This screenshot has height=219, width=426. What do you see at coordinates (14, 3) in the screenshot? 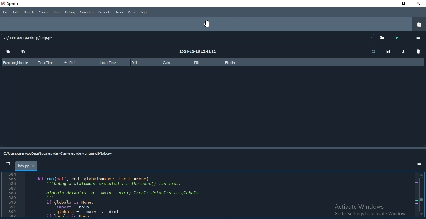
I see `spyder` at bounding box center [14, 3].